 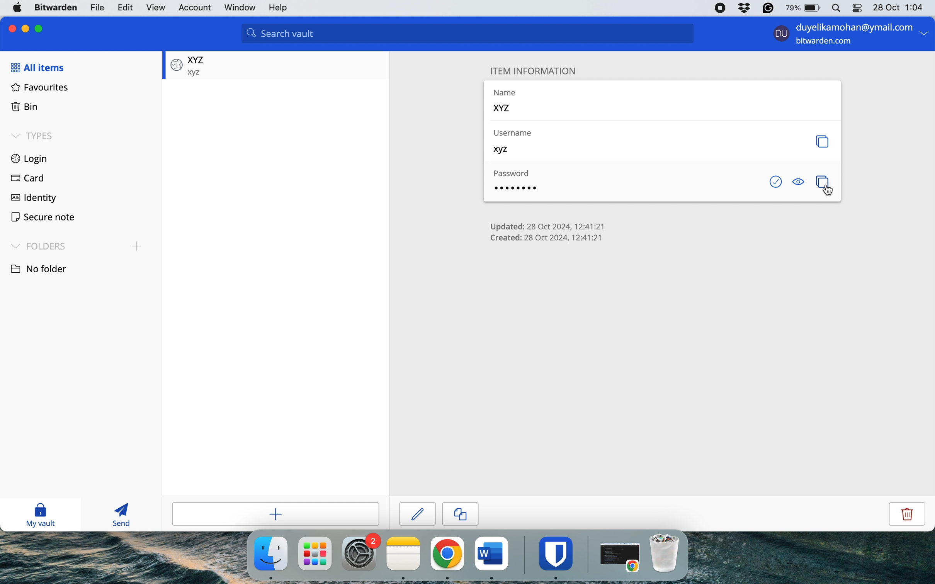 What do you see at coordinates (492, 553) in the screenshot?
I see `ms word` at bounding box center [492, 553].